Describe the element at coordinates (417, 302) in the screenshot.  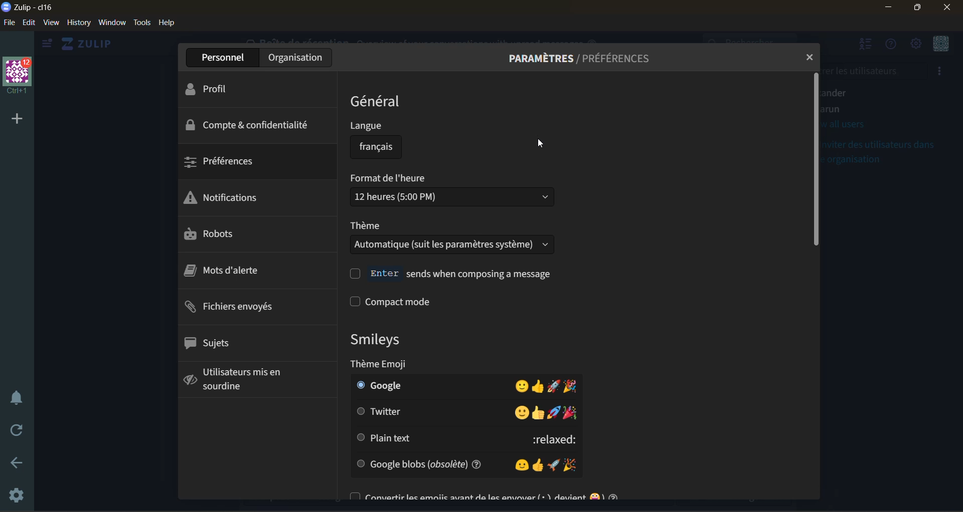
I see `compact mode` at that location.